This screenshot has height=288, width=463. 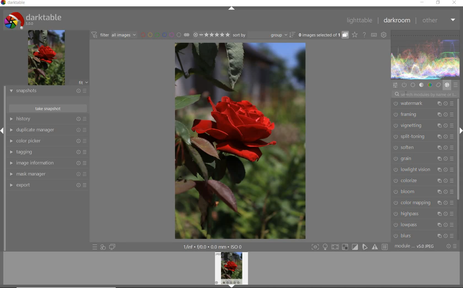 What do you see at coordinates (3, 130) in the screenshot?
I see `Expand/Collapse` at bounding box center [3, 130].